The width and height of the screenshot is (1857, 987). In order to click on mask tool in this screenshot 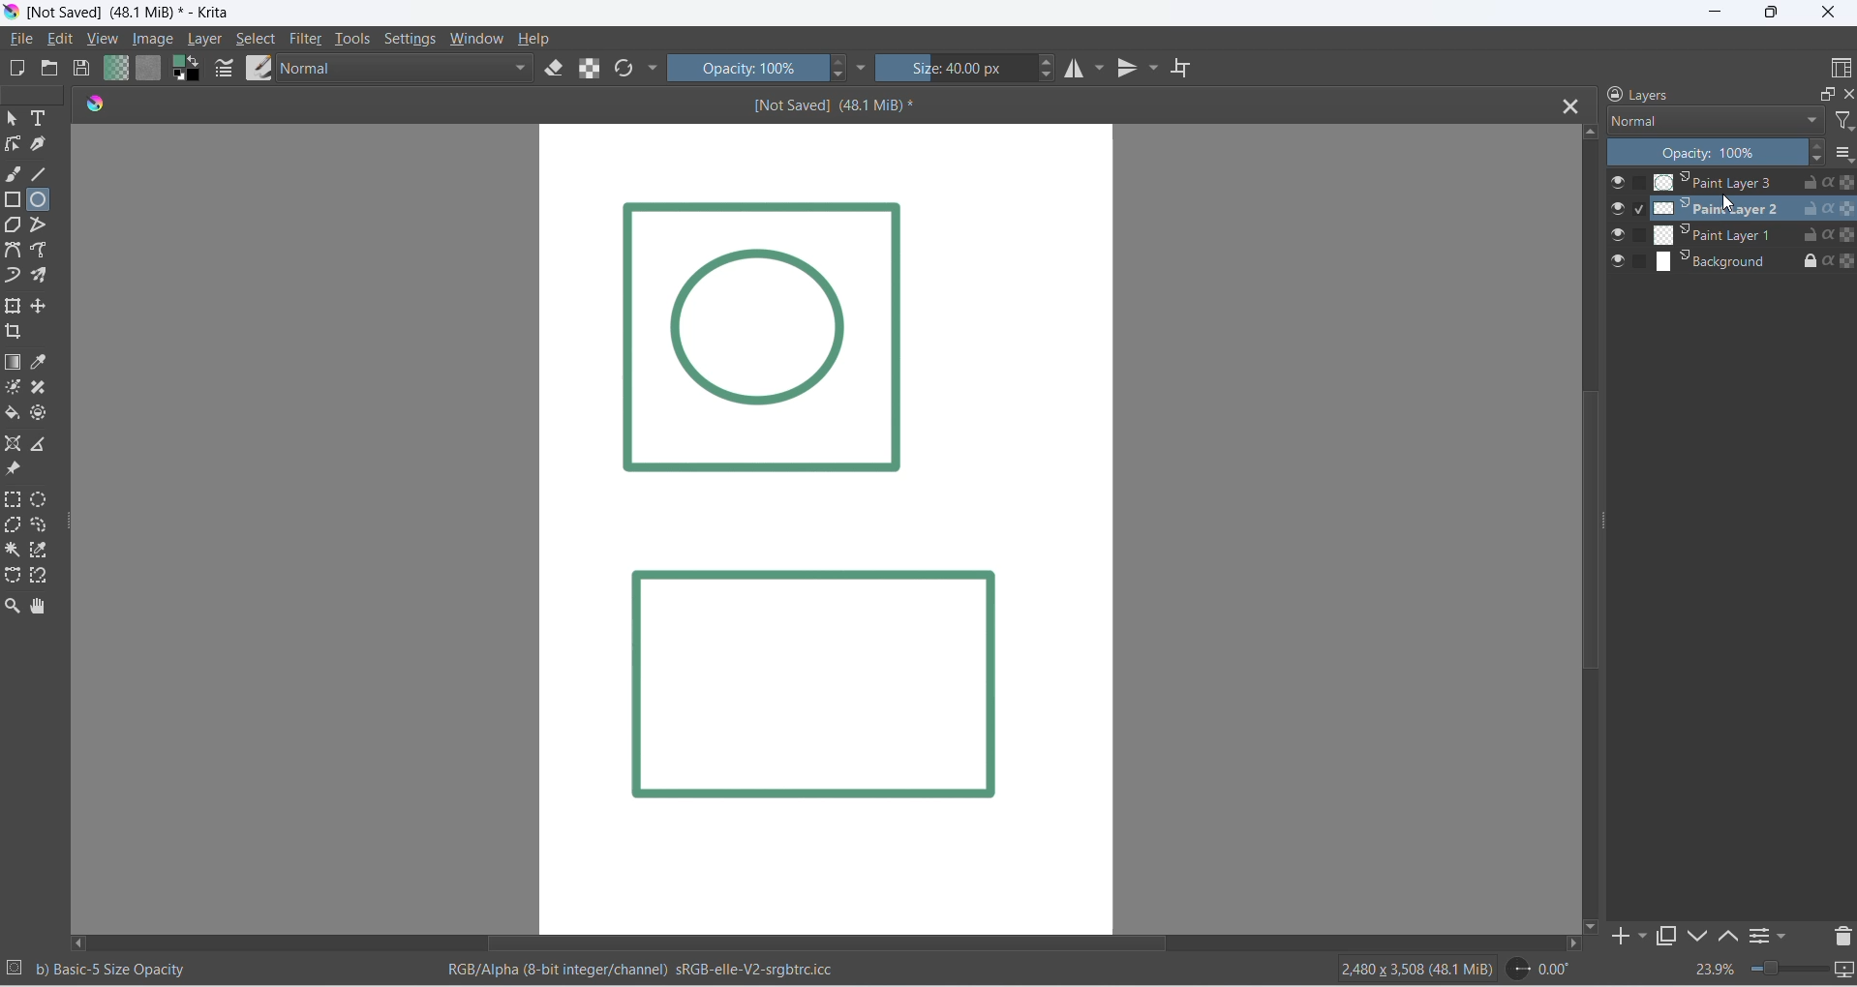, I will do `click(14, 388)`.